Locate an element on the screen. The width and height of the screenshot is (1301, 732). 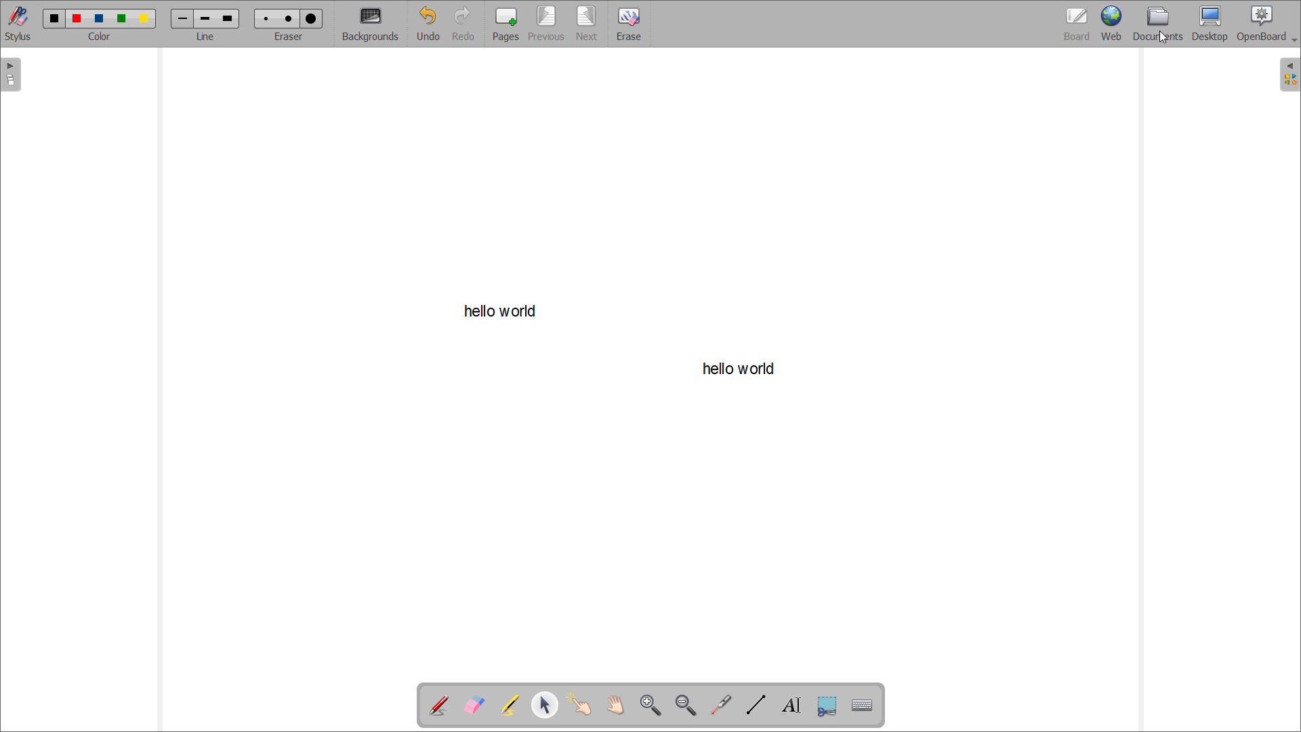
open folders view is located at coordinates (1289, 75).